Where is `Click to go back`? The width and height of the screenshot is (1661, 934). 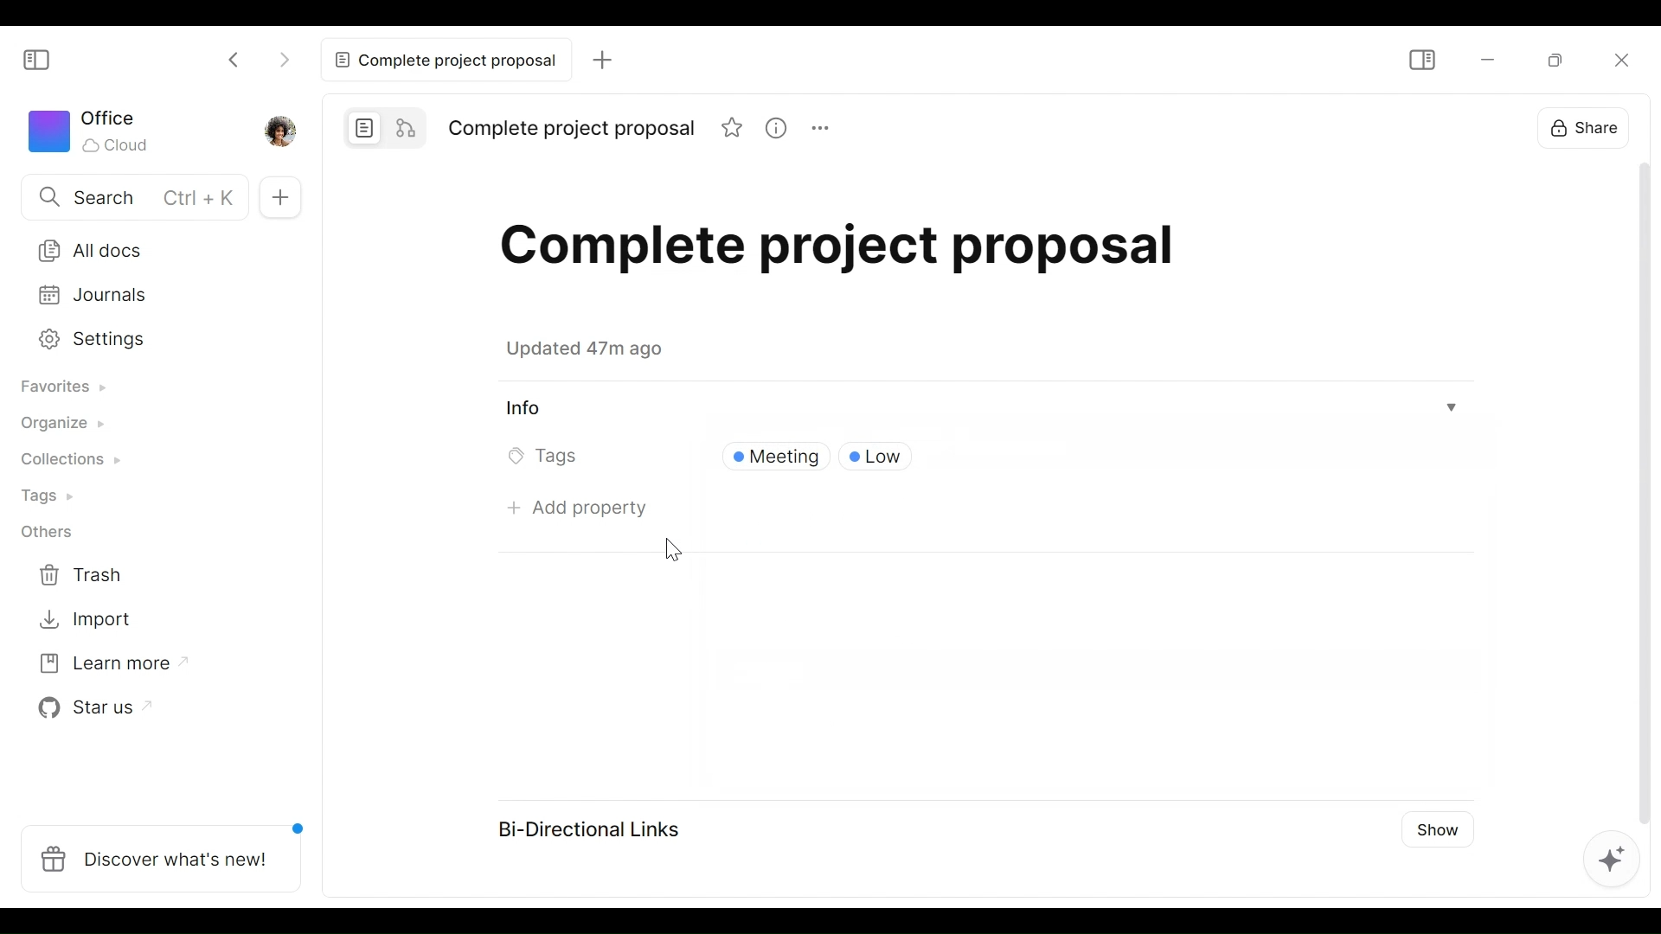
Click to go back is located at coordinates (238, 57).